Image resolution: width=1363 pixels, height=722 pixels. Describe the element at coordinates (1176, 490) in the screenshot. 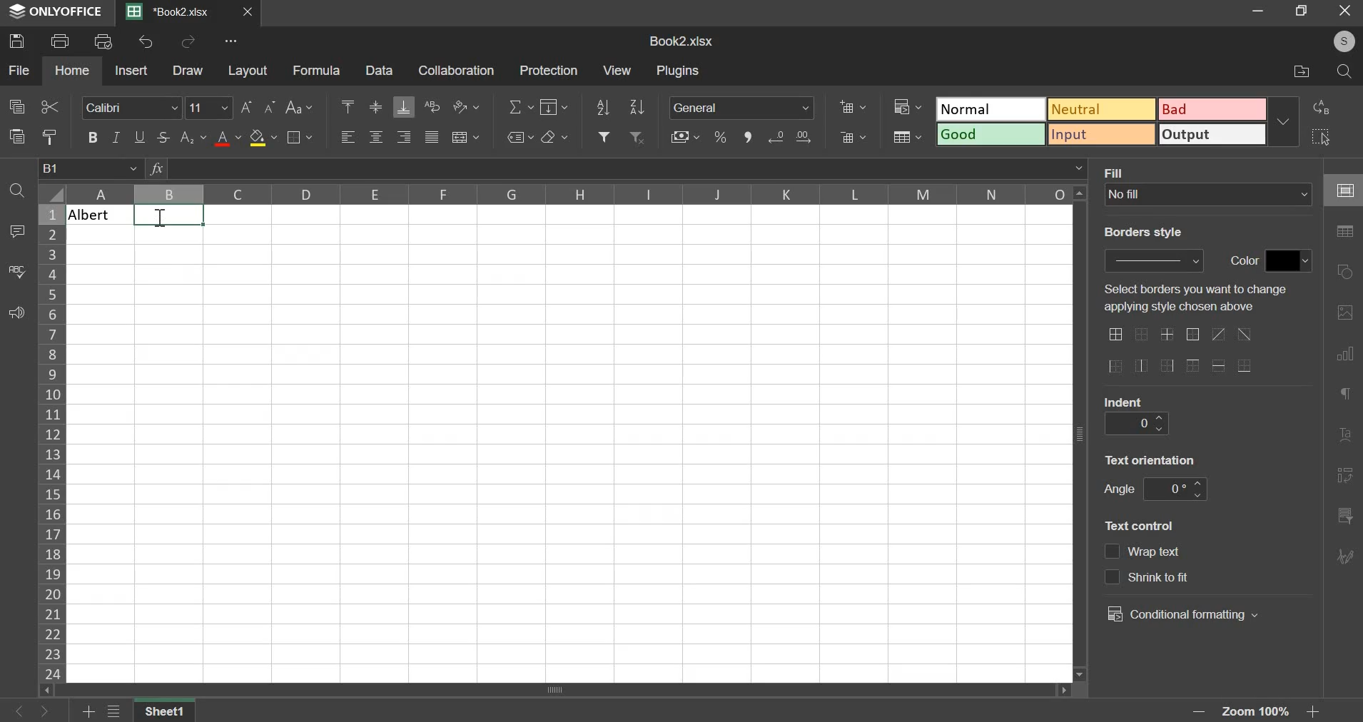

I see `angle` at that location.